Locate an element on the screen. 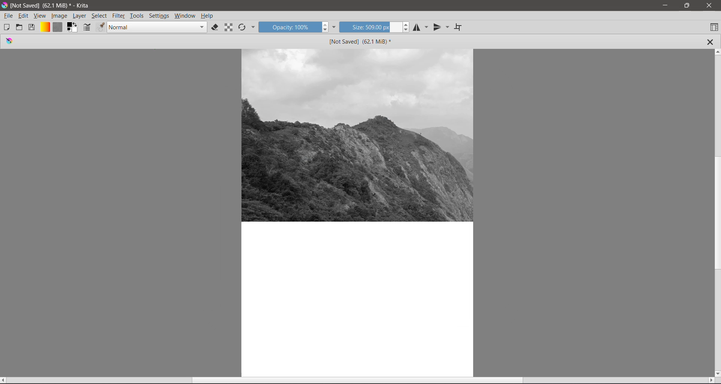 Image resolution: width=721 pixels, height=384 pixels. Choose Workspace is located at coordinates (713, 27).